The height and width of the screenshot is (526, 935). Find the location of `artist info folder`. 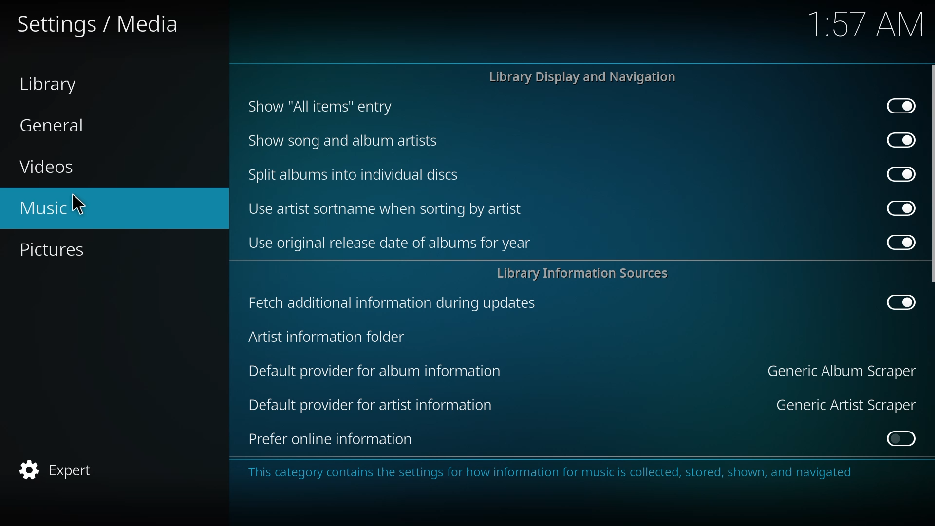

artist info folder is located at coordinates (325, 337).